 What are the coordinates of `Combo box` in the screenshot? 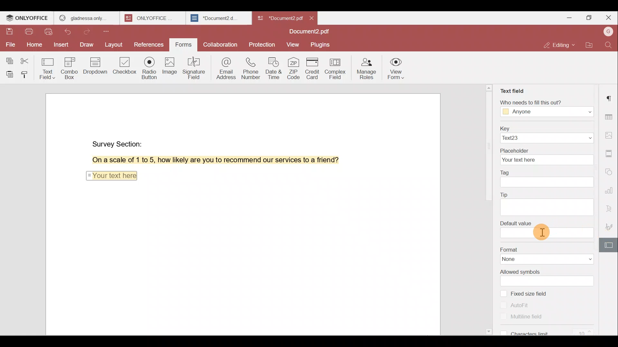 It's located at (72, 67).